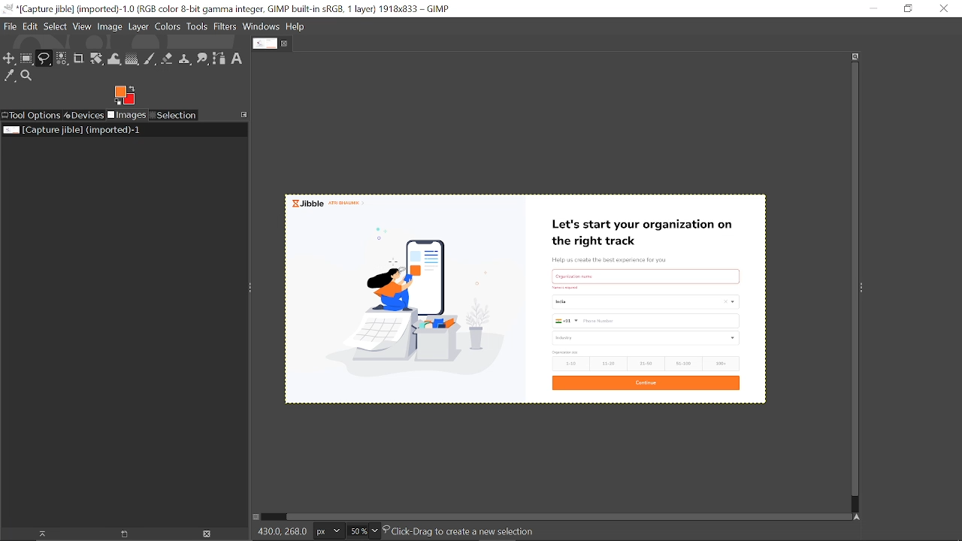 The width and height of the screenshot is (962, 541). I want to click on Color picker tool, so click(10, 77).